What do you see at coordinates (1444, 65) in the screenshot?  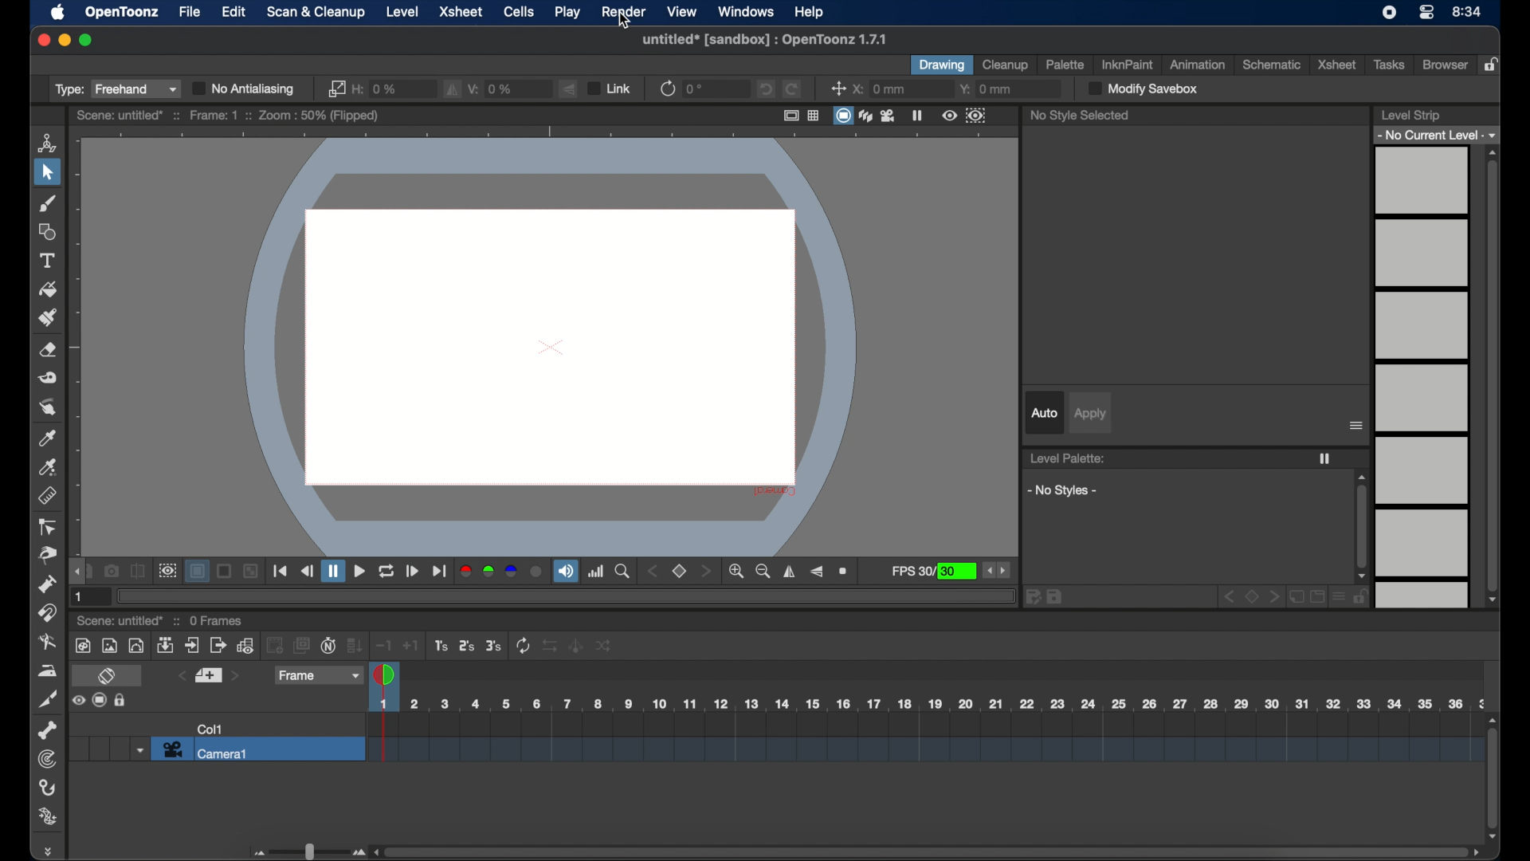 I see `browser` at bounding box center [1444, 65].